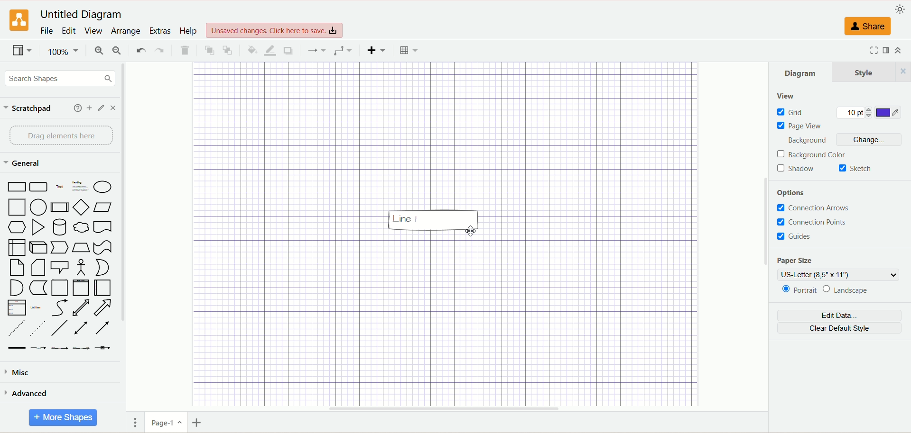  What do you see at coordinates (198, 422) in the screenshot?
I see `insert page` at bounding box center [198, 422].